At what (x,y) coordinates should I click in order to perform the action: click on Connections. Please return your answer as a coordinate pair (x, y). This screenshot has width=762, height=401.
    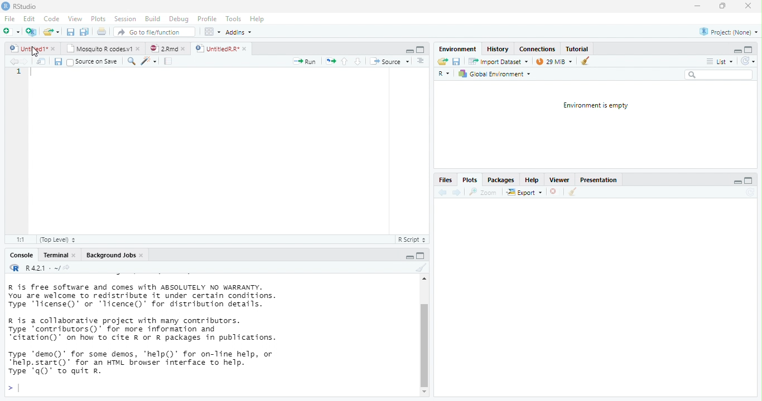
    Looking at the image, I should click on (537, 49).